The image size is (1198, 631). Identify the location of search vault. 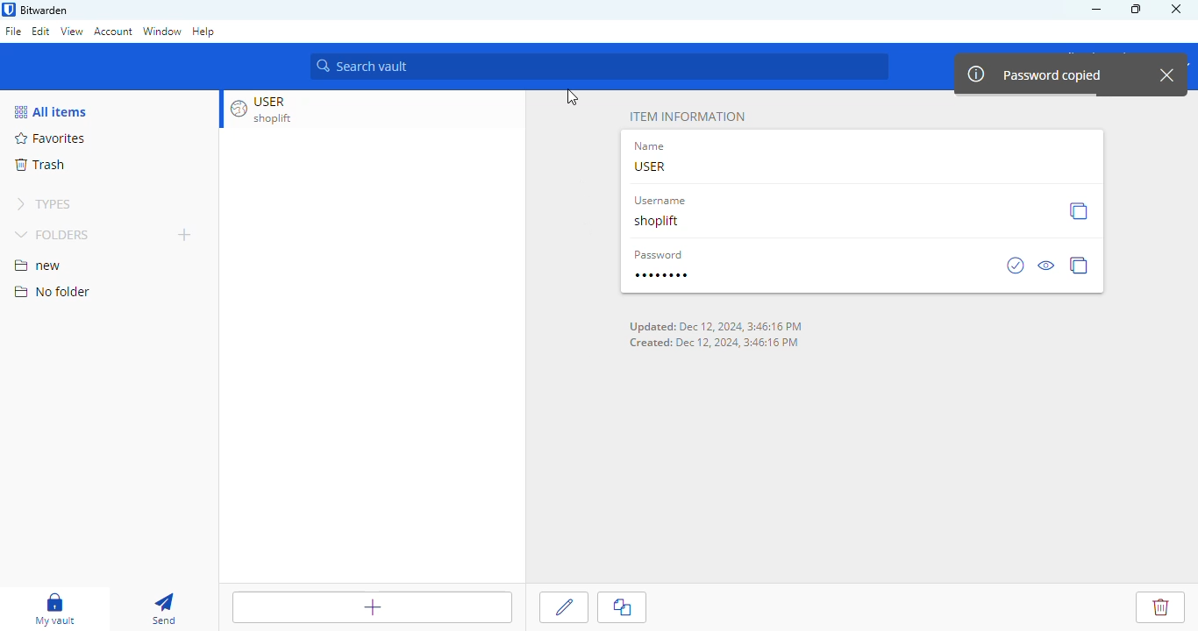
(602, 64).